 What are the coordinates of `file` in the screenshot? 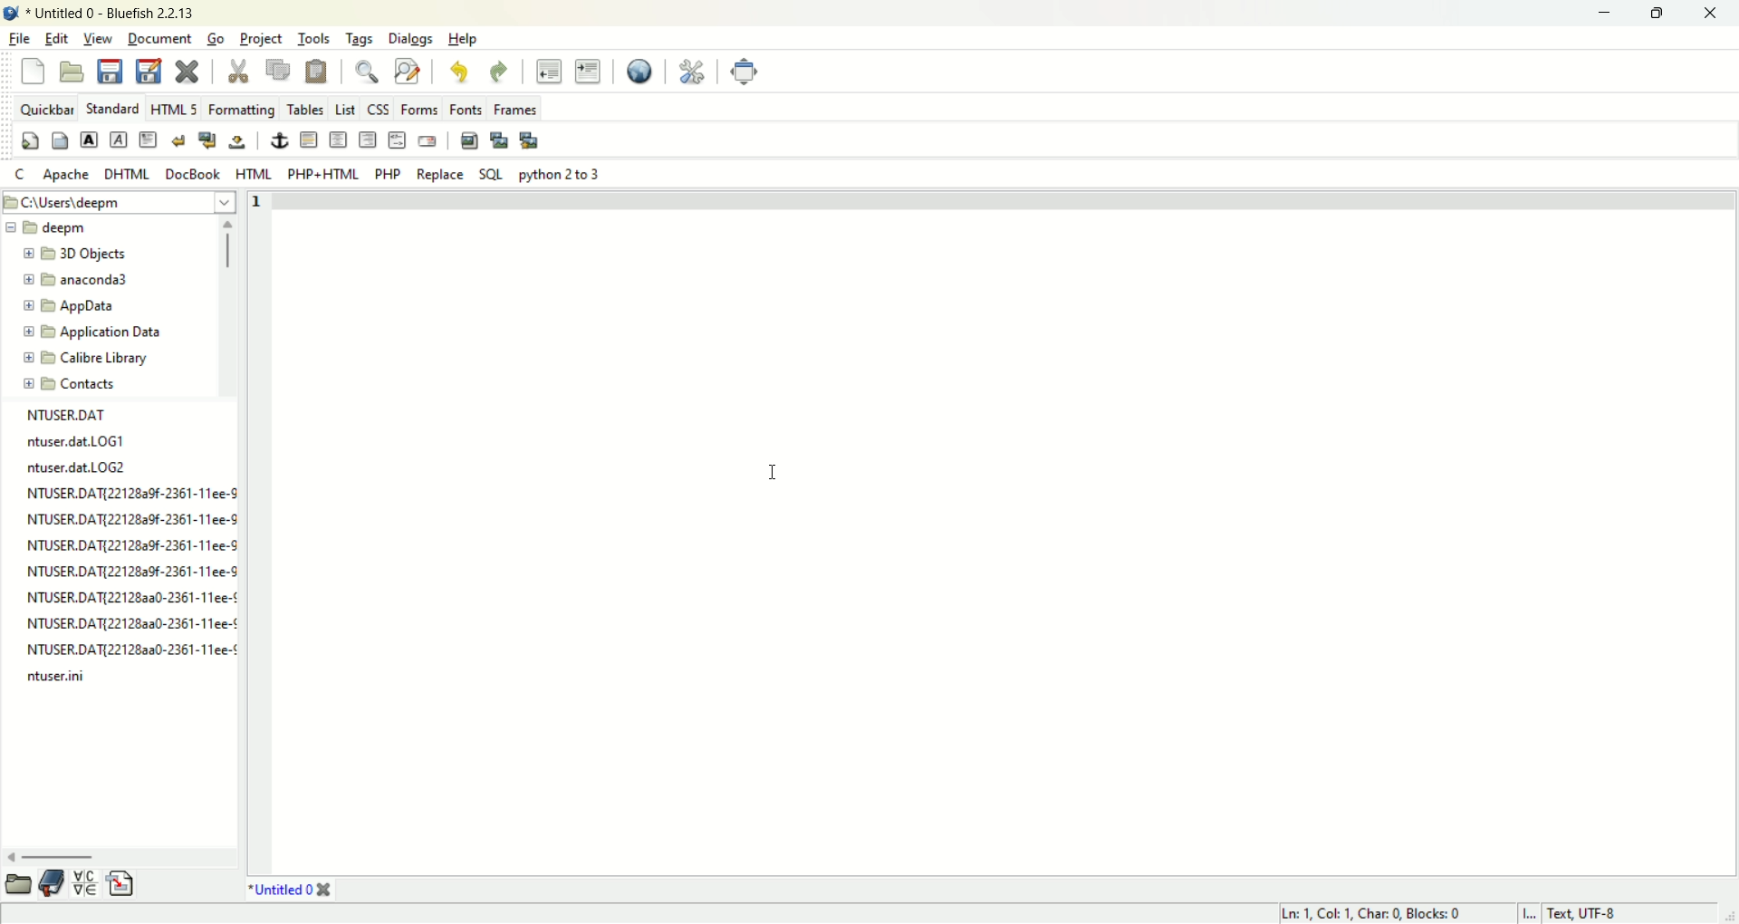 It's located at (16, 40).